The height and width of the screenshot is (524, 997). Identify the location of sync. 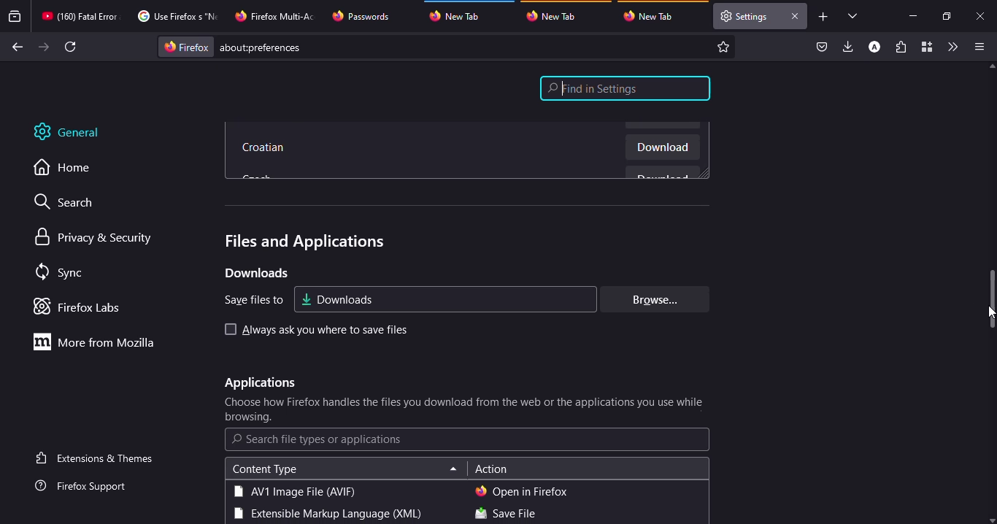
(62, 273).